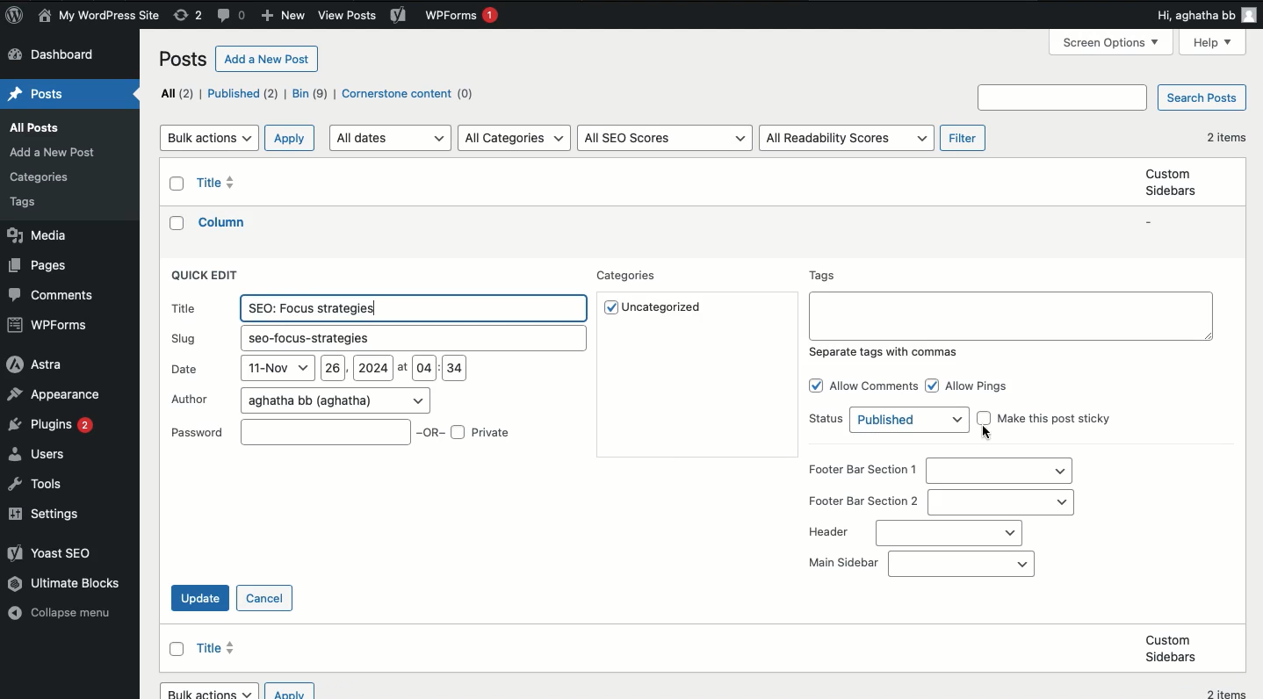  Describe the element at coordinates (65, 615) in the screenshot. I see `Collapse menu` at that location.